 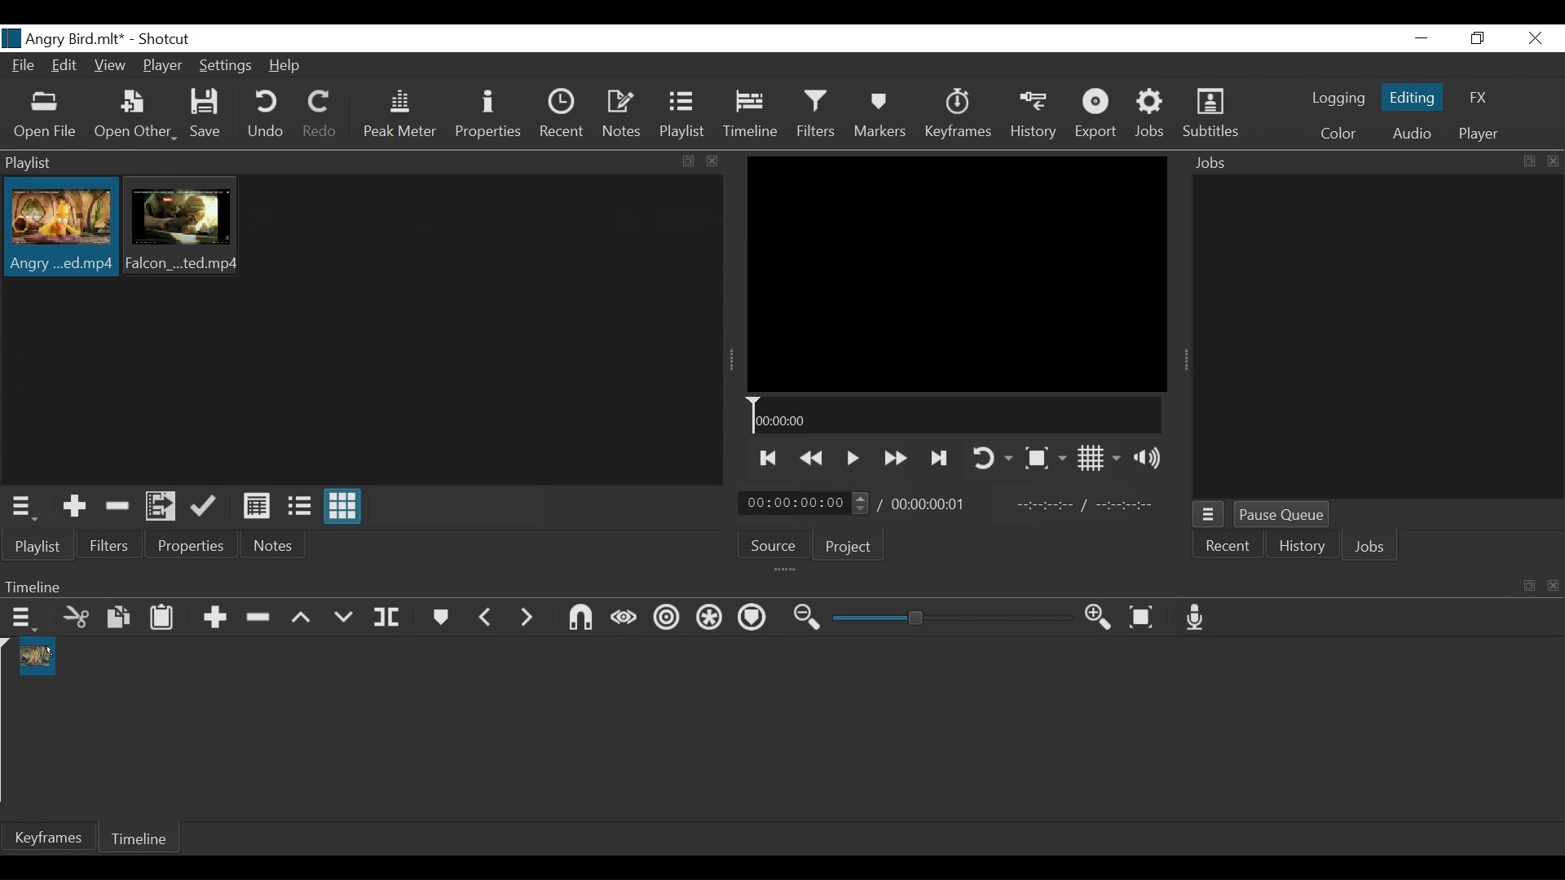 I want to click on Jobs, so click(x=1367, y=546).